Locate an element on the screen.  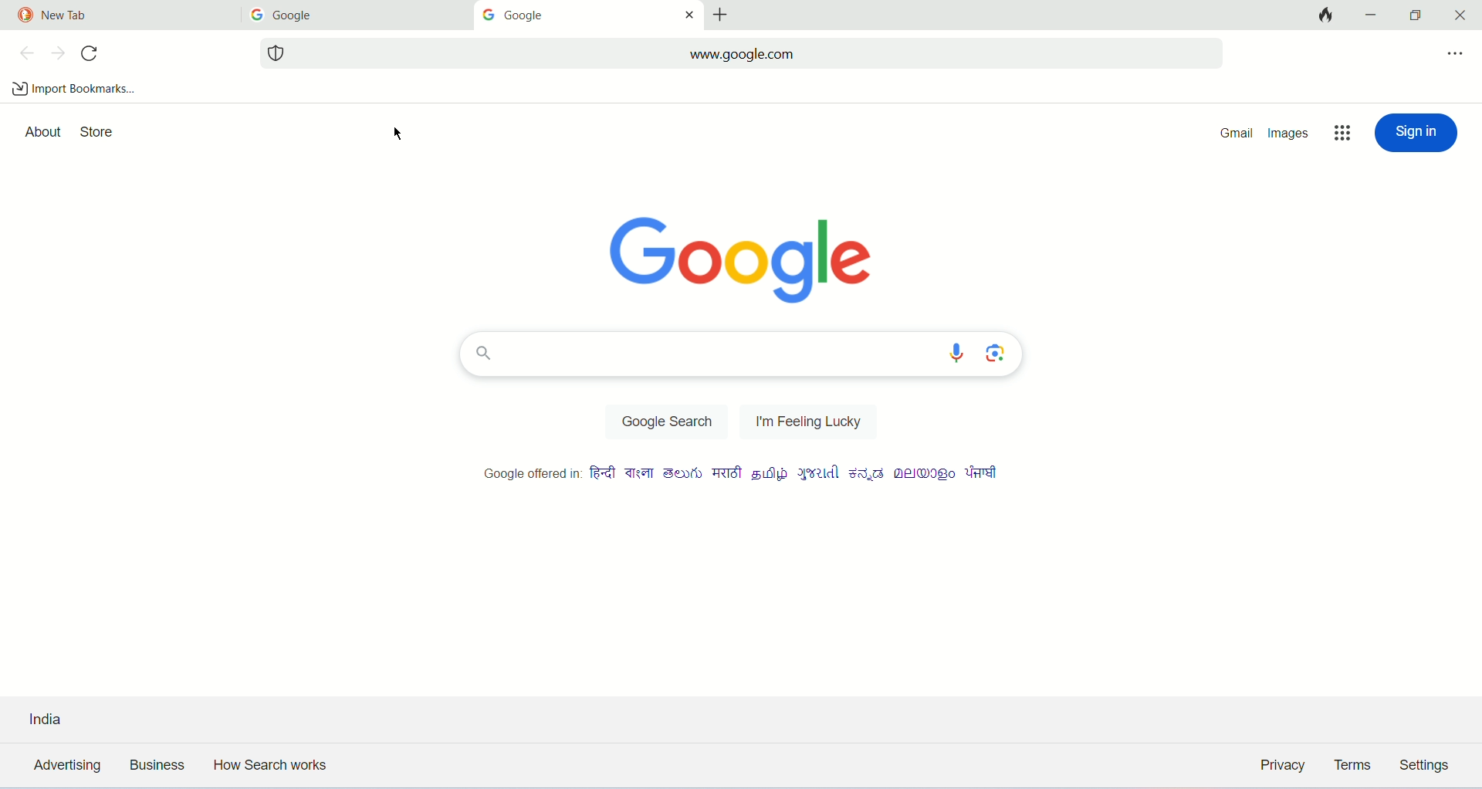
google tab is located at coordinates (562, 18).